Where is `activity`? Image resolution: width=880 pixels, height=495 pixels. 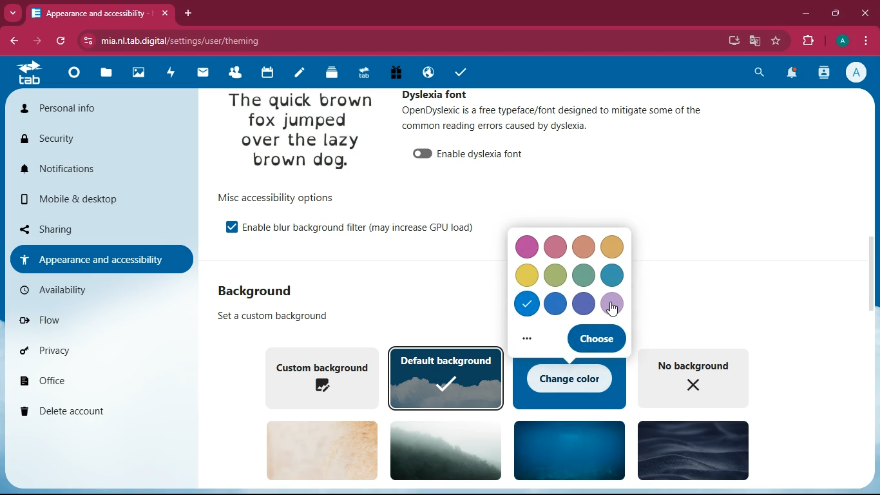
activity is located at coordinates (167, 73).